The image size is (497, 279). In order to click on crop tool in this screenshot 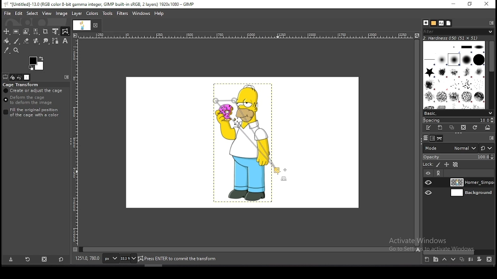, I will do `click(46, 31)`.